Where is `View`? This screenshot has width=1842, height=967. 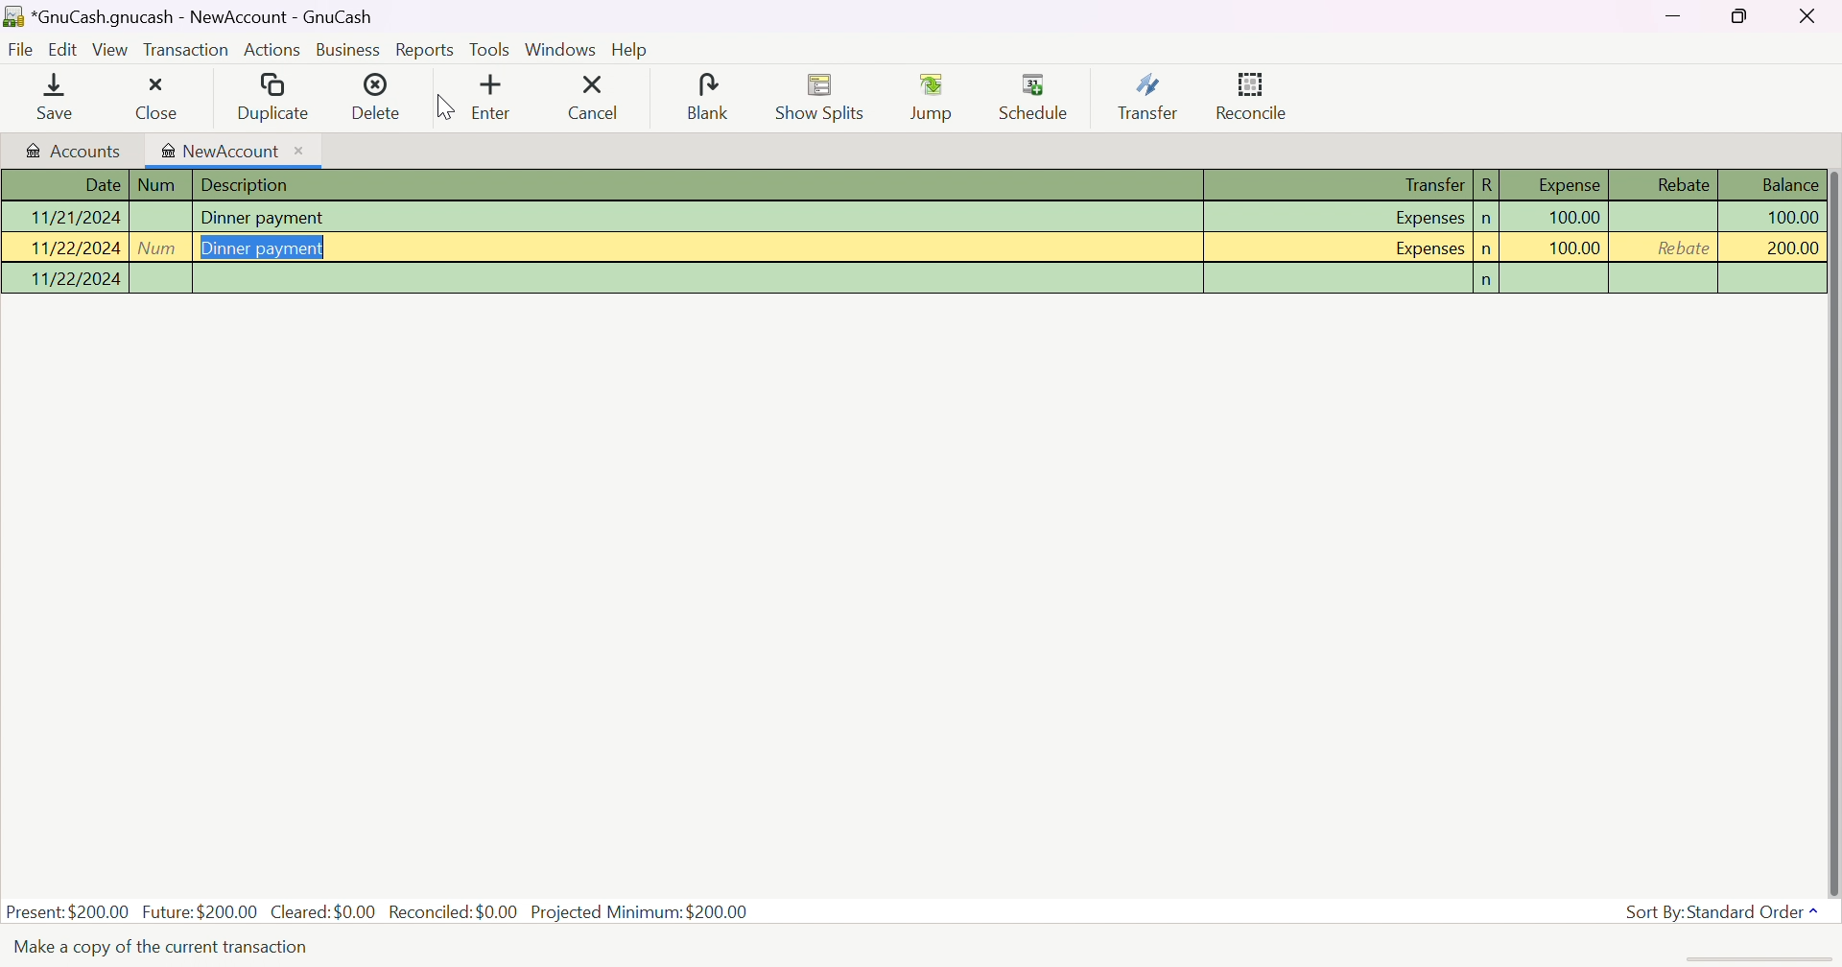 View is located at coordinates (110, 50).